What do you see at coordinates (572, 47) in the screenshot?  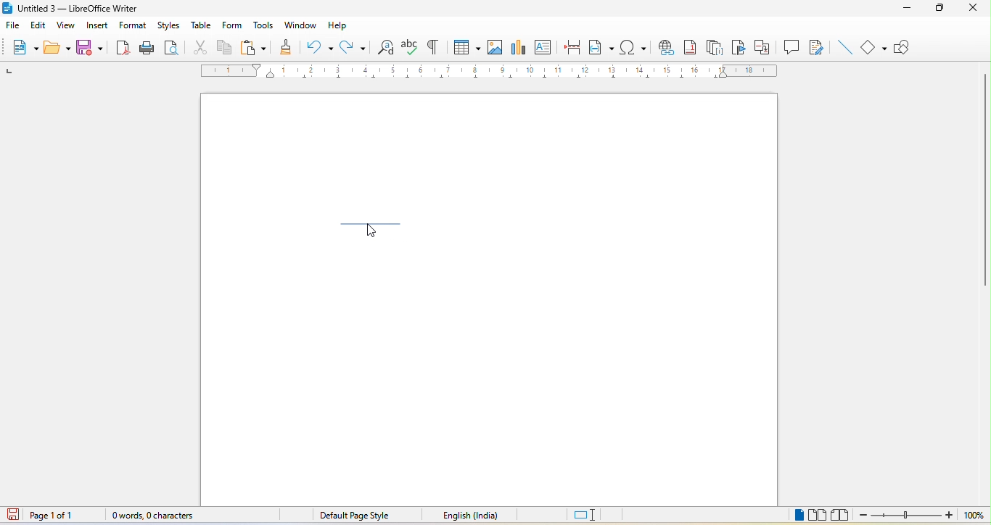 I see `page break` at bounding box center [572, 47].